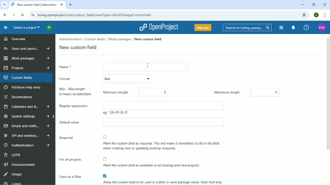  Describe the element at coordinates (13, 174) in the screenshot. I see `Design` at that location.